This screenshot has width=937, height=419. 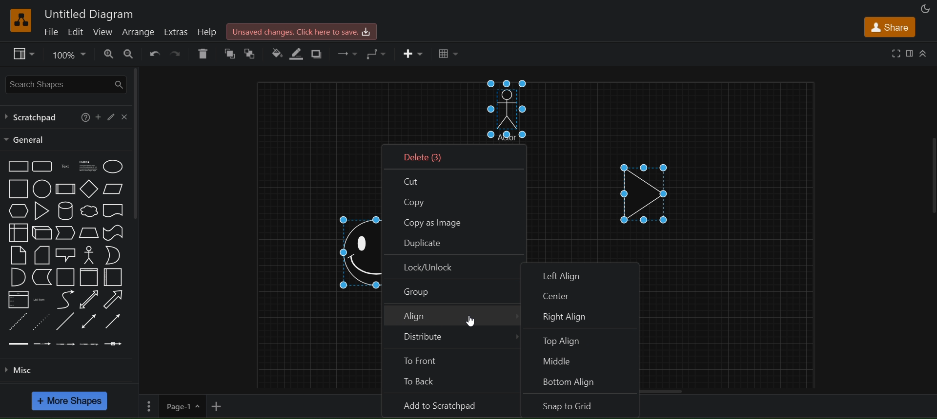 I want to click on dotted line, so click(x=41, y=322).